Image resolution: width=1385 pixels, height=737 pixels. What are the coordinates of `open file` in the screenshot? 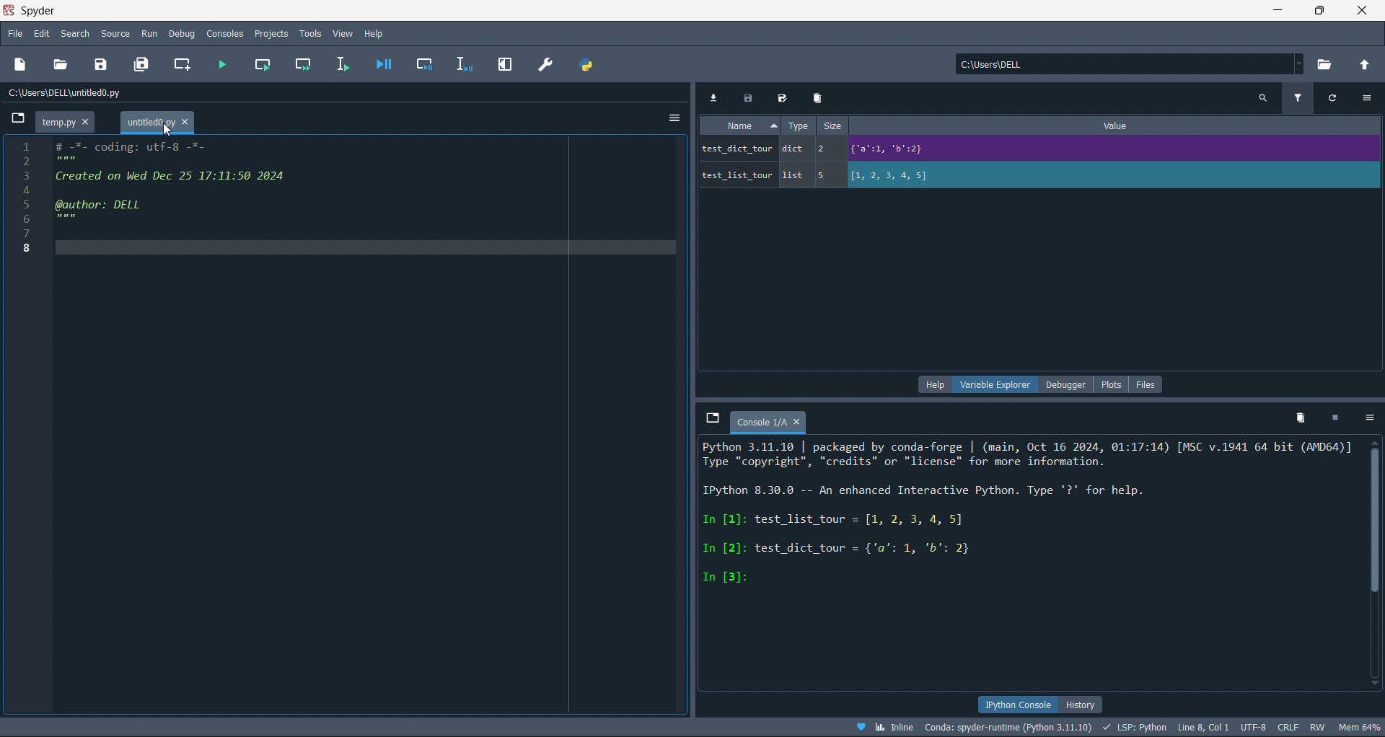 It's located at (63, 64).